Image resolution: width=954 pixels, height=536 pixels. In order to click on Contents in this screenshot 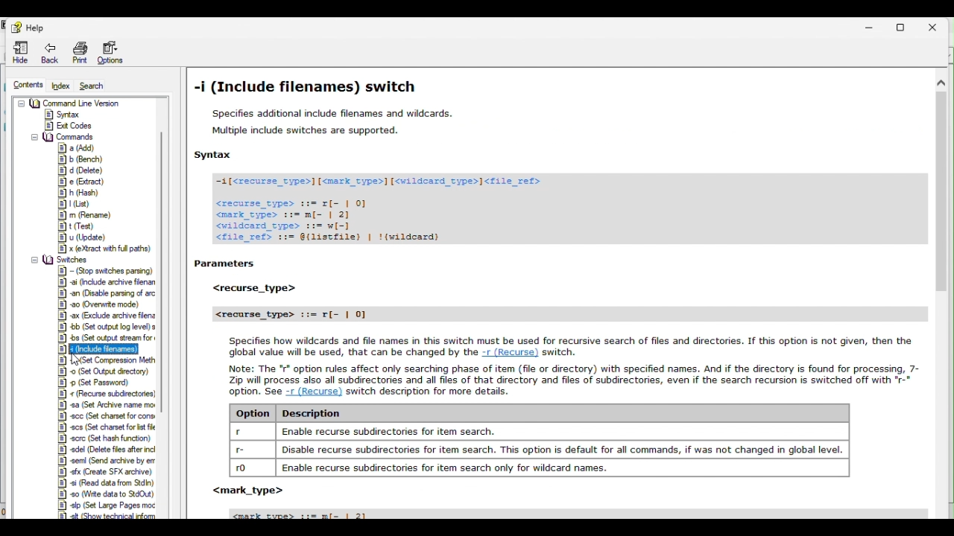, I will do `click(25, 85)`.